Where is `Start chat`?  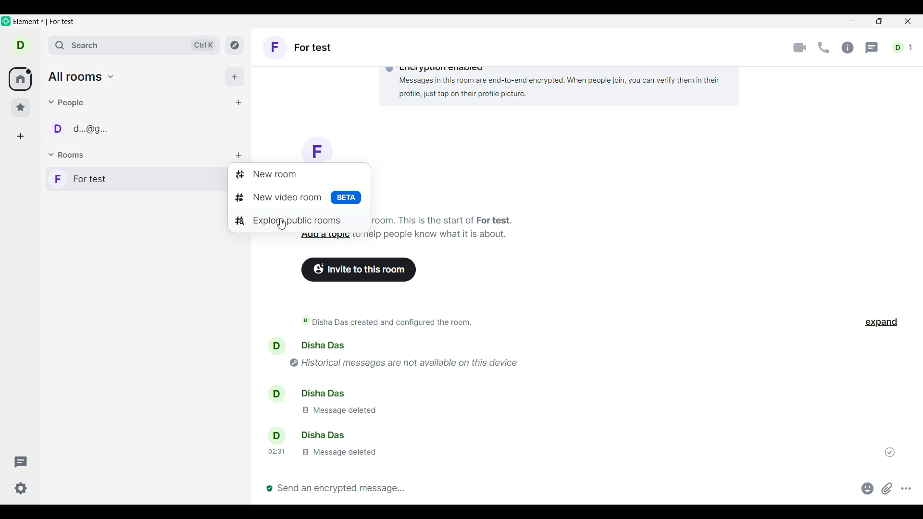
Start chat is located at coordinates (239, 102).